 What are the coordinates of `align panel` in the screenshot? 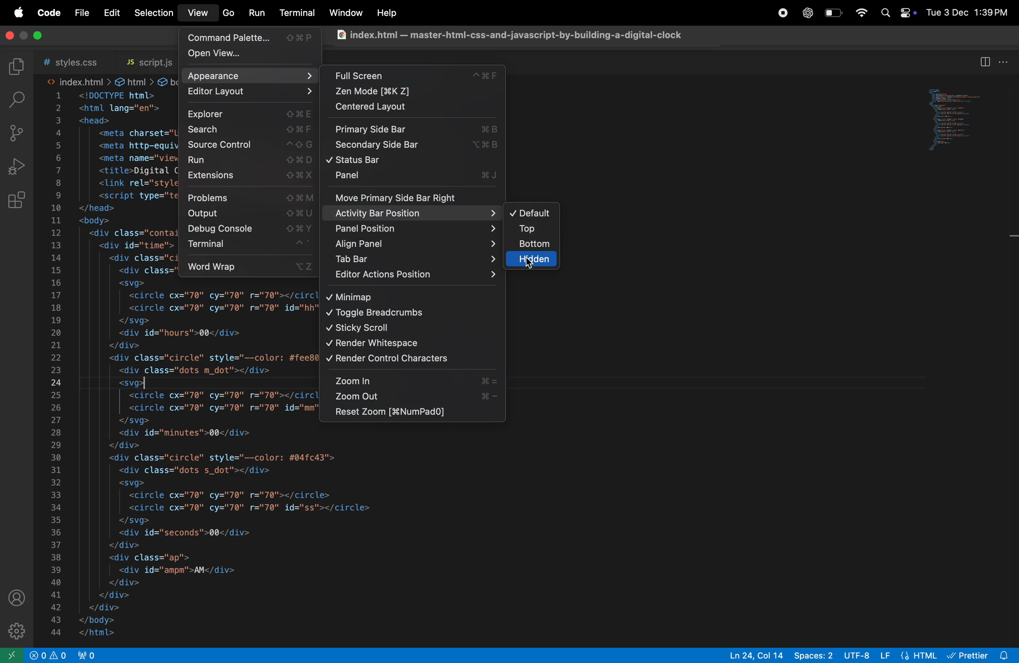 It's located at (415, 244).